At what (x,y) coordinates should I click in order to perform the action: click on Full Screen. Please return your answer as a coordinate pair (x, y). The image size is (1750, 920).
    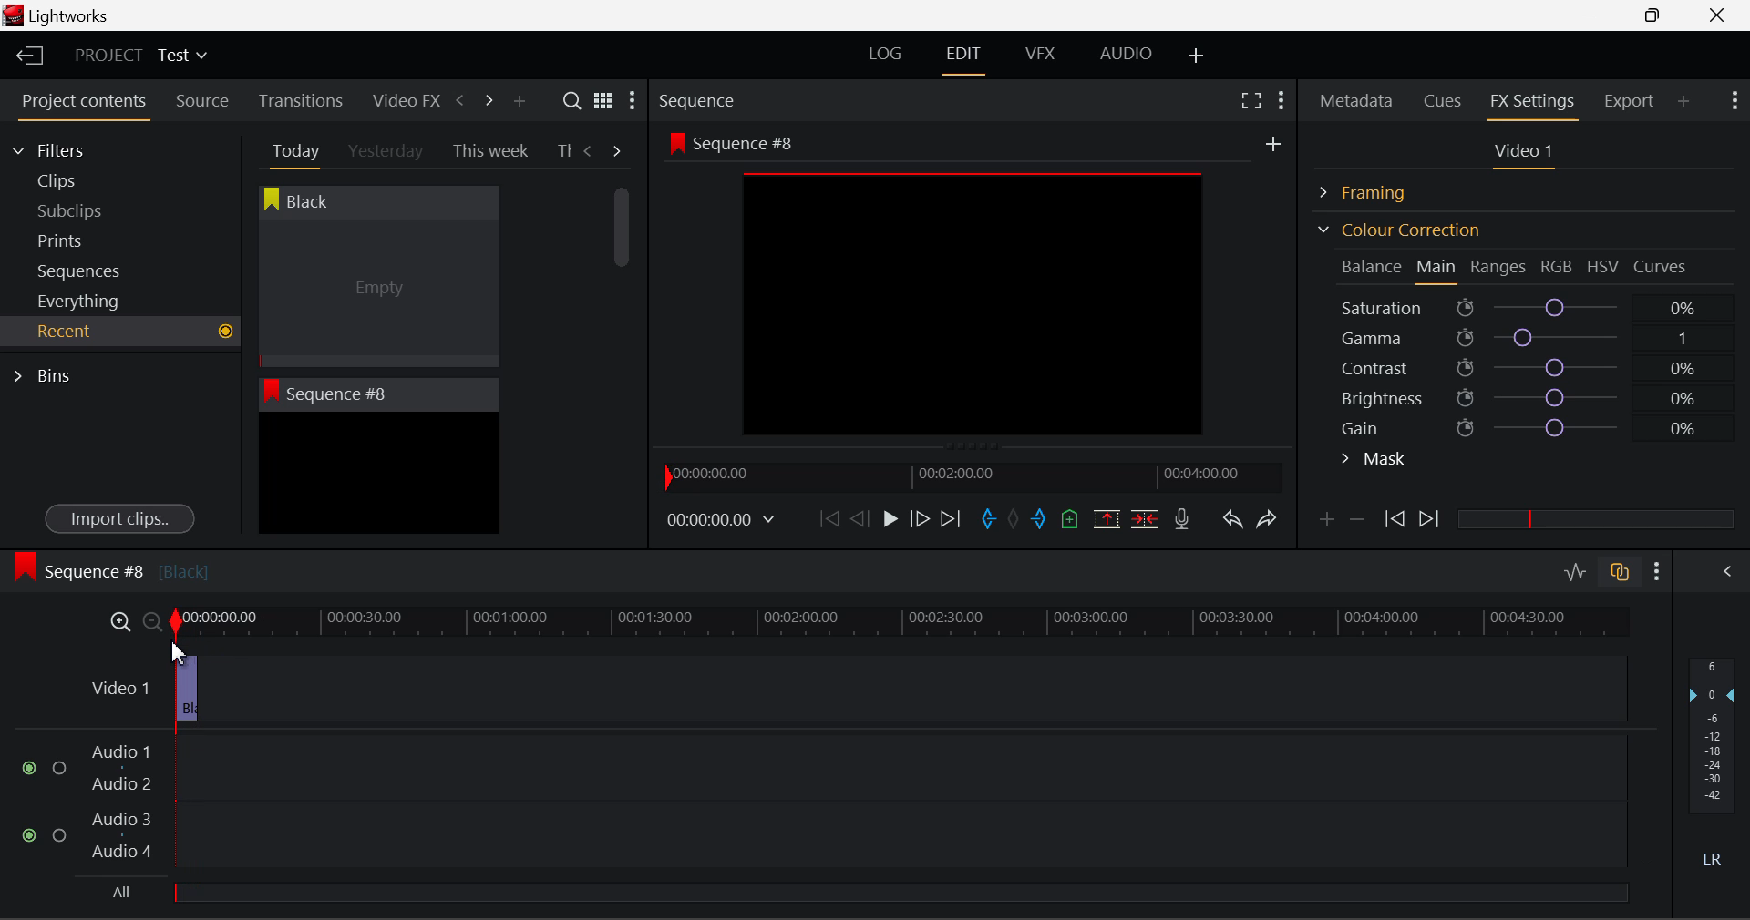
    Looking at the image, I should click on (1251, 99).